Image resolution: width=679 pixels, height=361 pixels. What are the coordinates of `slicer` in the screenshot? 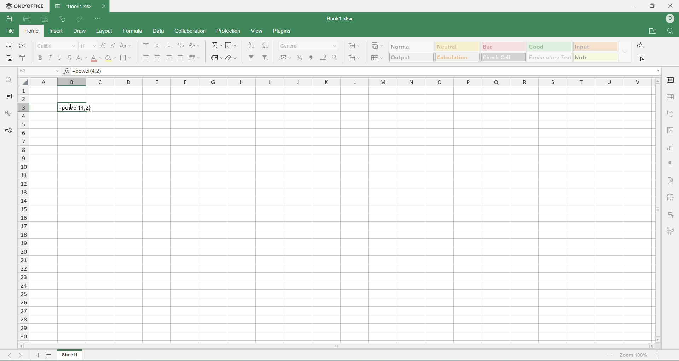 It's located at (672, 214).